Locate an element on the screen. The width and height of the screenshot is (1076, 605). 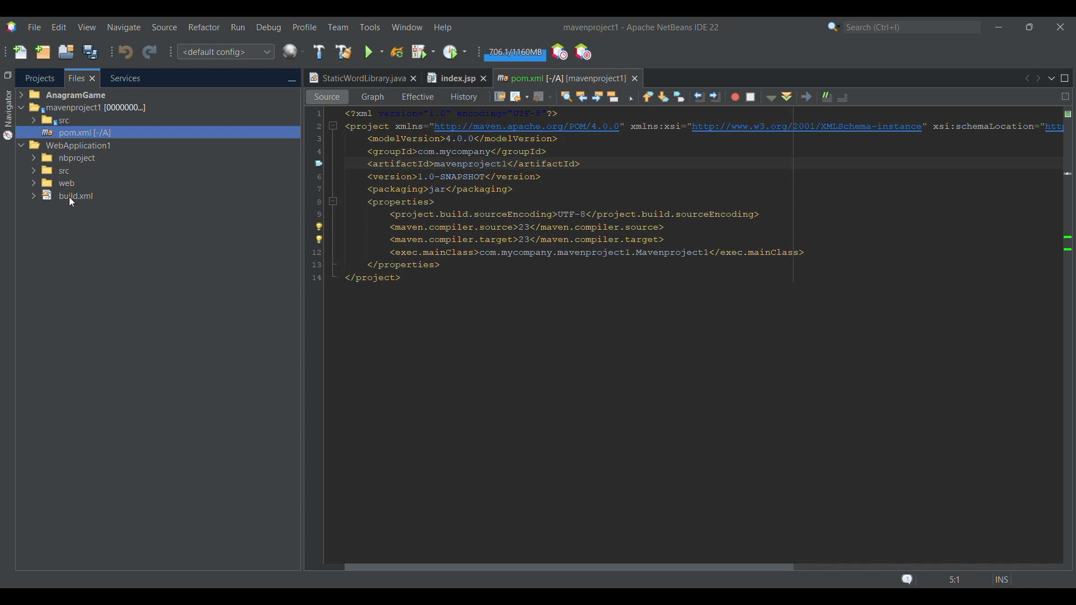
Status bar details changed is located at coordinates (972, 580).